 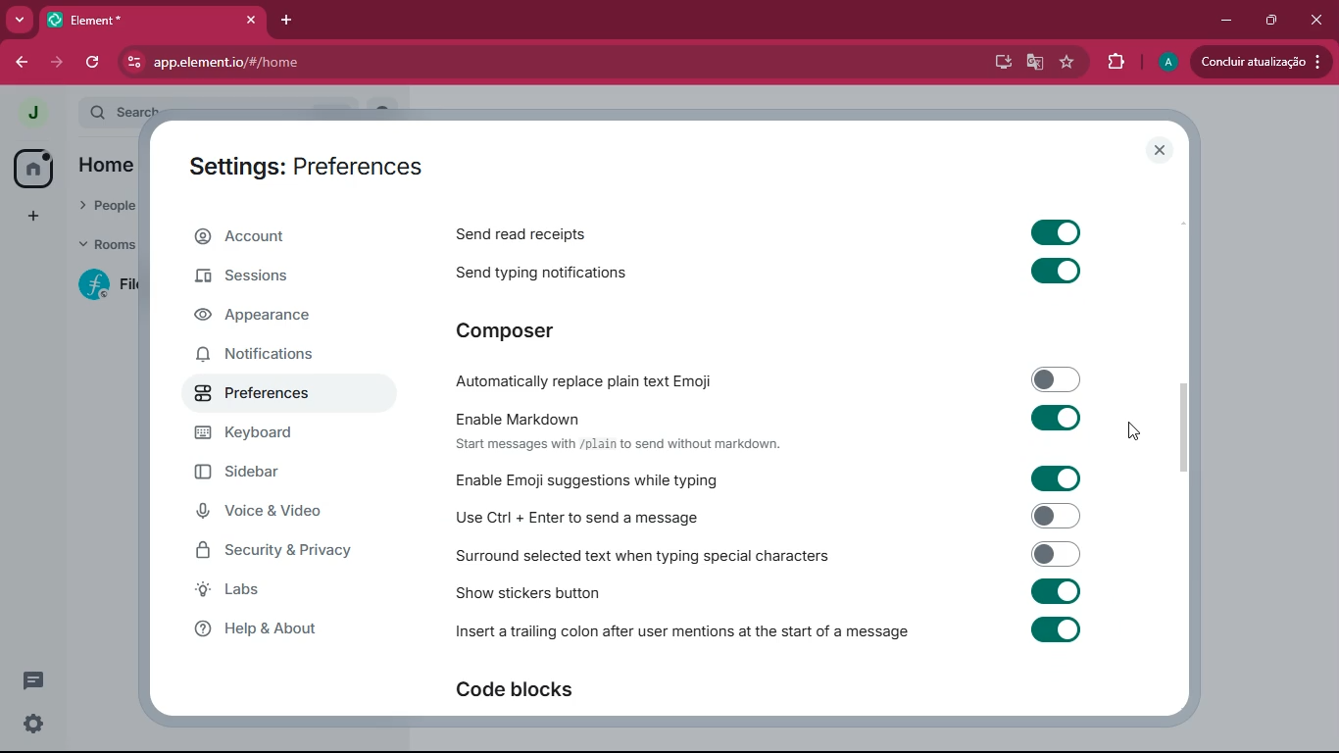 I want to click on toggle on or off, so click(x=1055, y=590).